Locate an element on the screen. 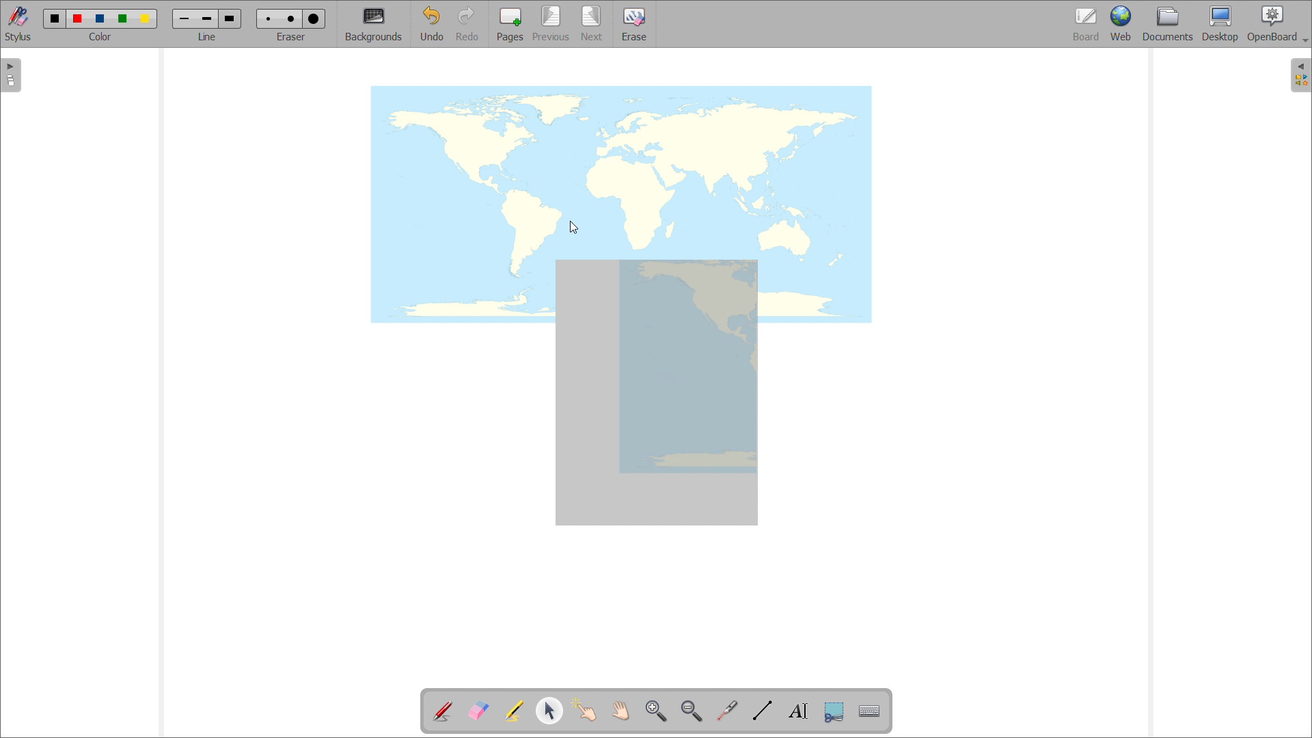 The height and width of the screenshot is (738, 1312). screenshot added to board is located at coordinates (659, 393).